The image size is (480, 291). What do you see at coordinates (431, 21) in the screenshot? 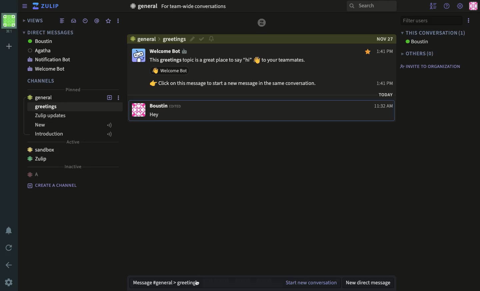
I see `filter users` at bounding box center [431, 21].